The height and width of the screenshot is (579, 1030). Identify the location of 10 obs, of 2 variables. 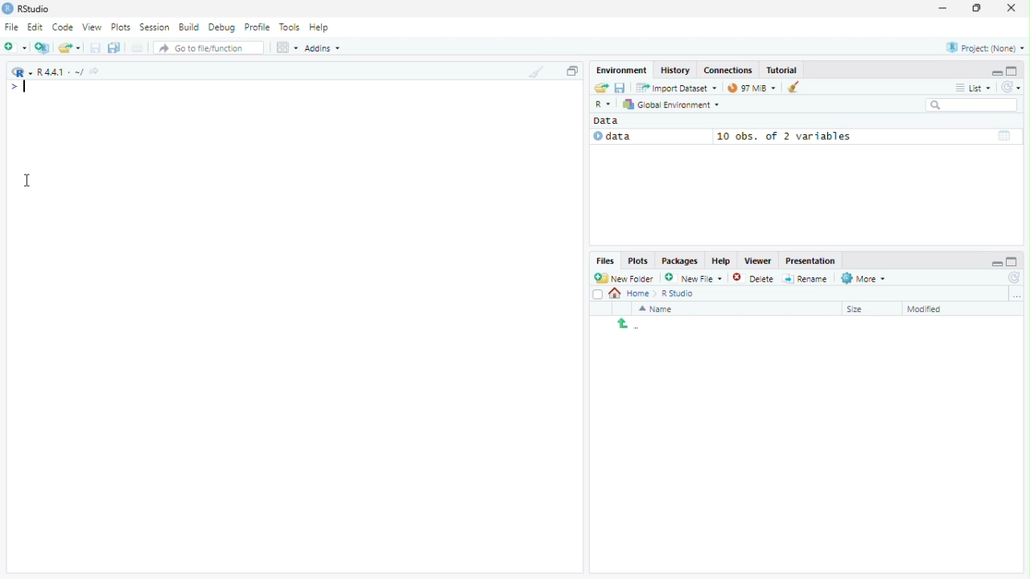
(867, 136).